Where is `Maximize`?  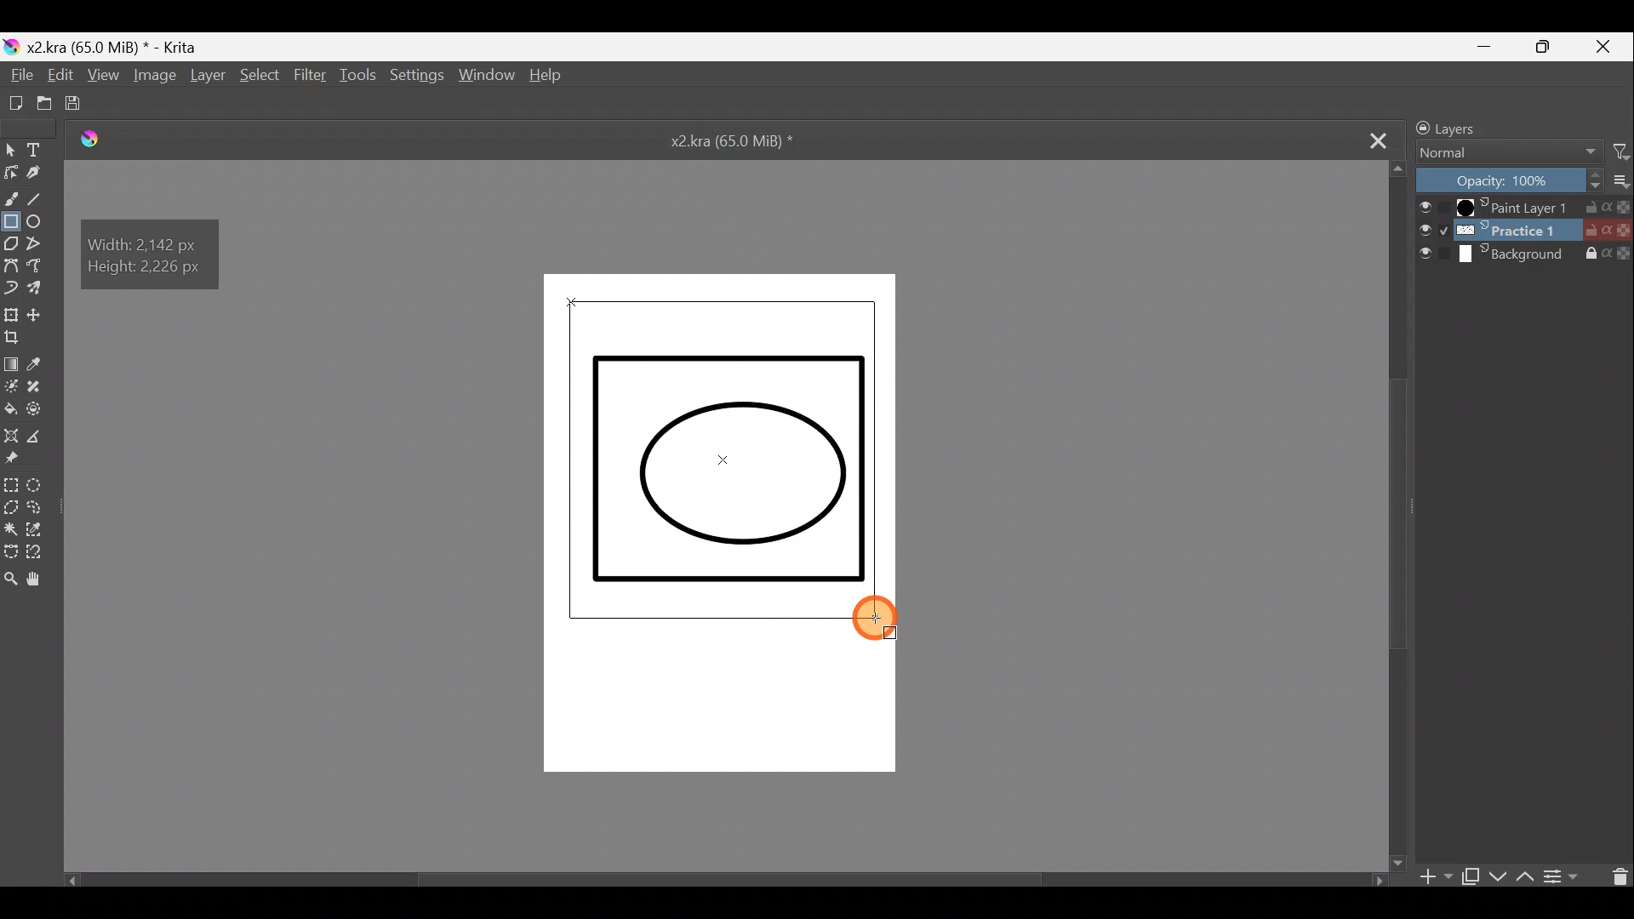
Maximize is located at coordinates (1551, 48).